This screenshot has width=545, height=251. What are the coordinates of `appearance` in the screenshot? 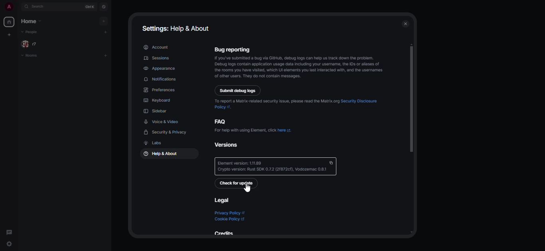 It's located at (160, 68).